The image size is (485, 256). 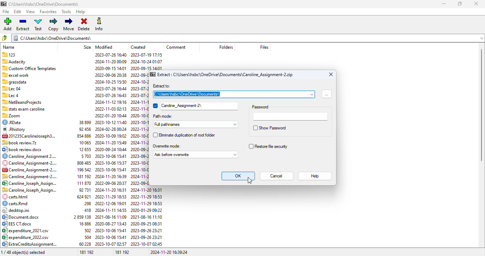 What do you see at coordinates (84, 25) in the screenshot?
I see `delete` at bounding box center [84, 25].